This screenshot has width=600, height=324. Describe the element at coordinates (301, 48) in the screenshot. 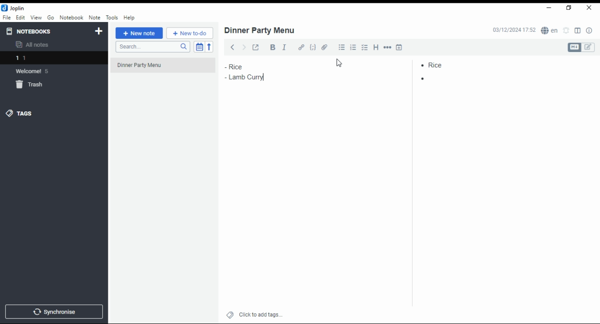

I see `hyperlink` at that location.